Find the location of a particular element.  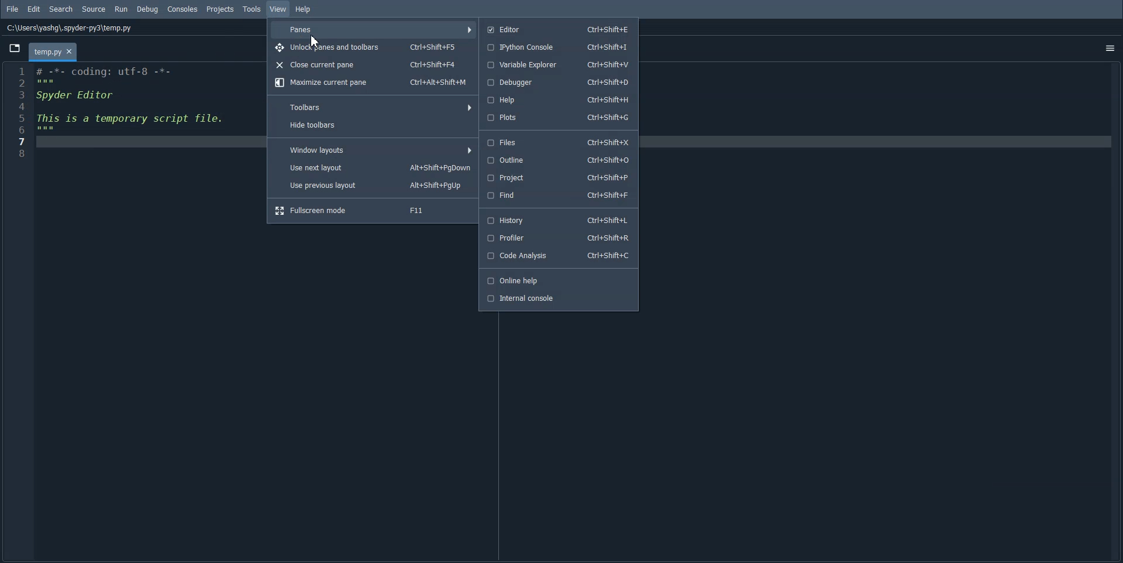

Panes is located at coordinates (374, 30).